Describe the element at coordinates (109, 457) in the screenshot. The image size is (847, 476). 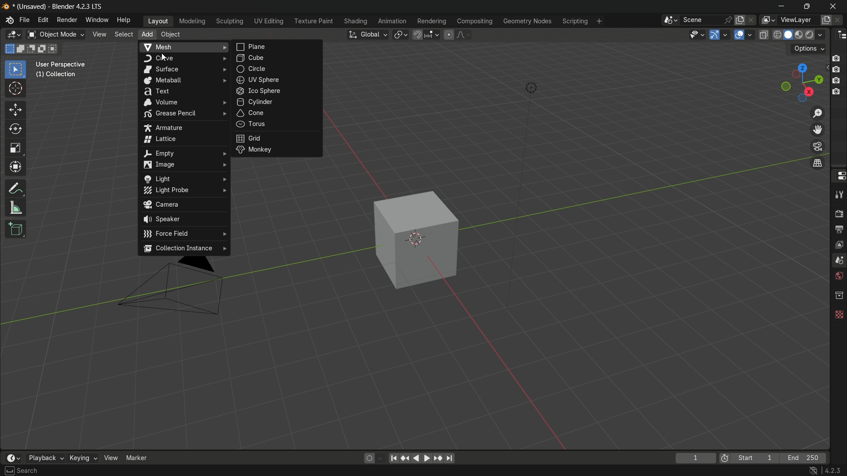
I see `view` at that location.